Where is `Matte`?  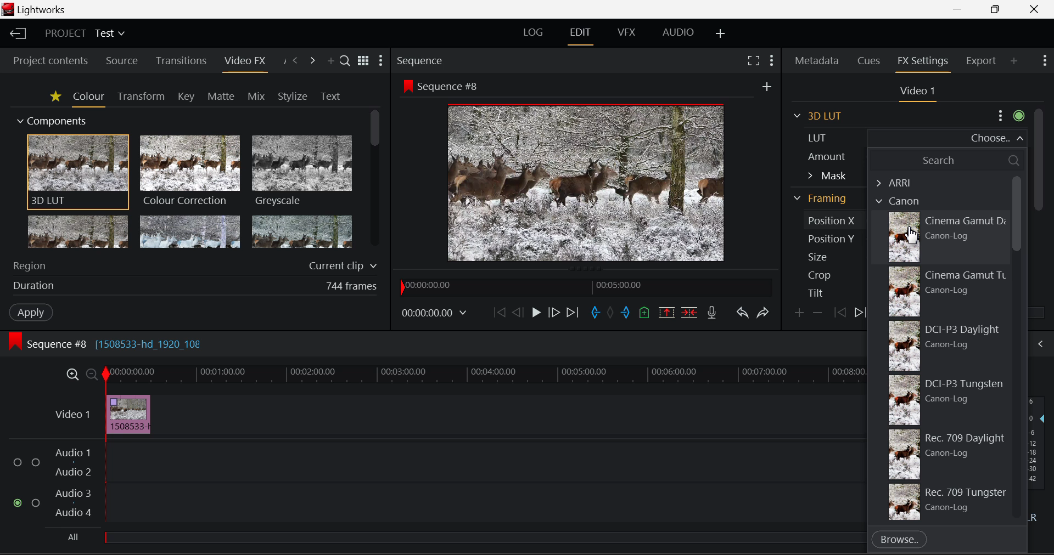
Matte is located at coordinates (218, 95).